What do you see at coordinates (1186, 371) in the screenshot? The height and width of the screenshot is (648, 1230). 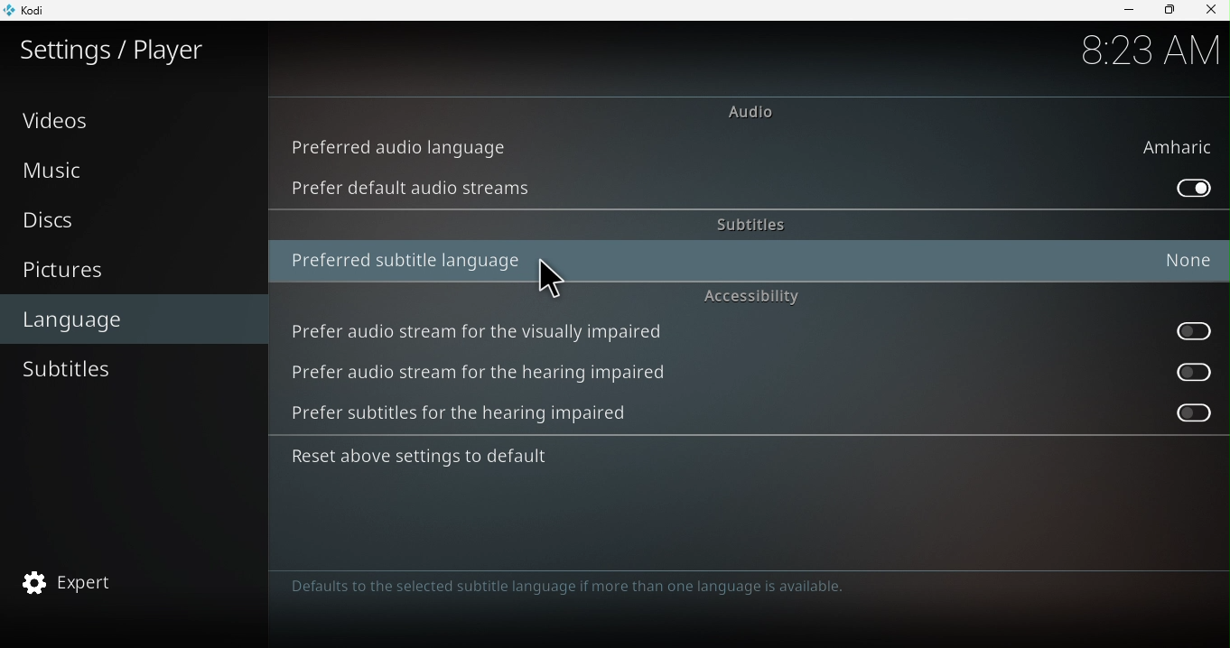 I see `Prefer audio stream for the hearing impaired` at bounding box center [1186, 371].